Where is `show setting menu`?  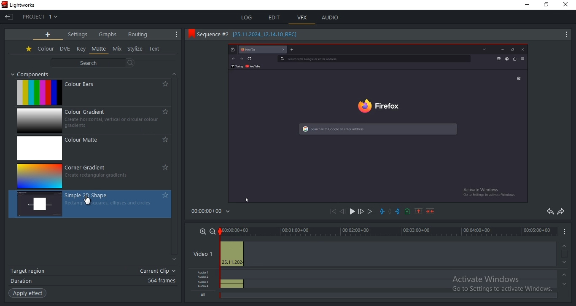
show setting menu is located at coordinates (177, 34).